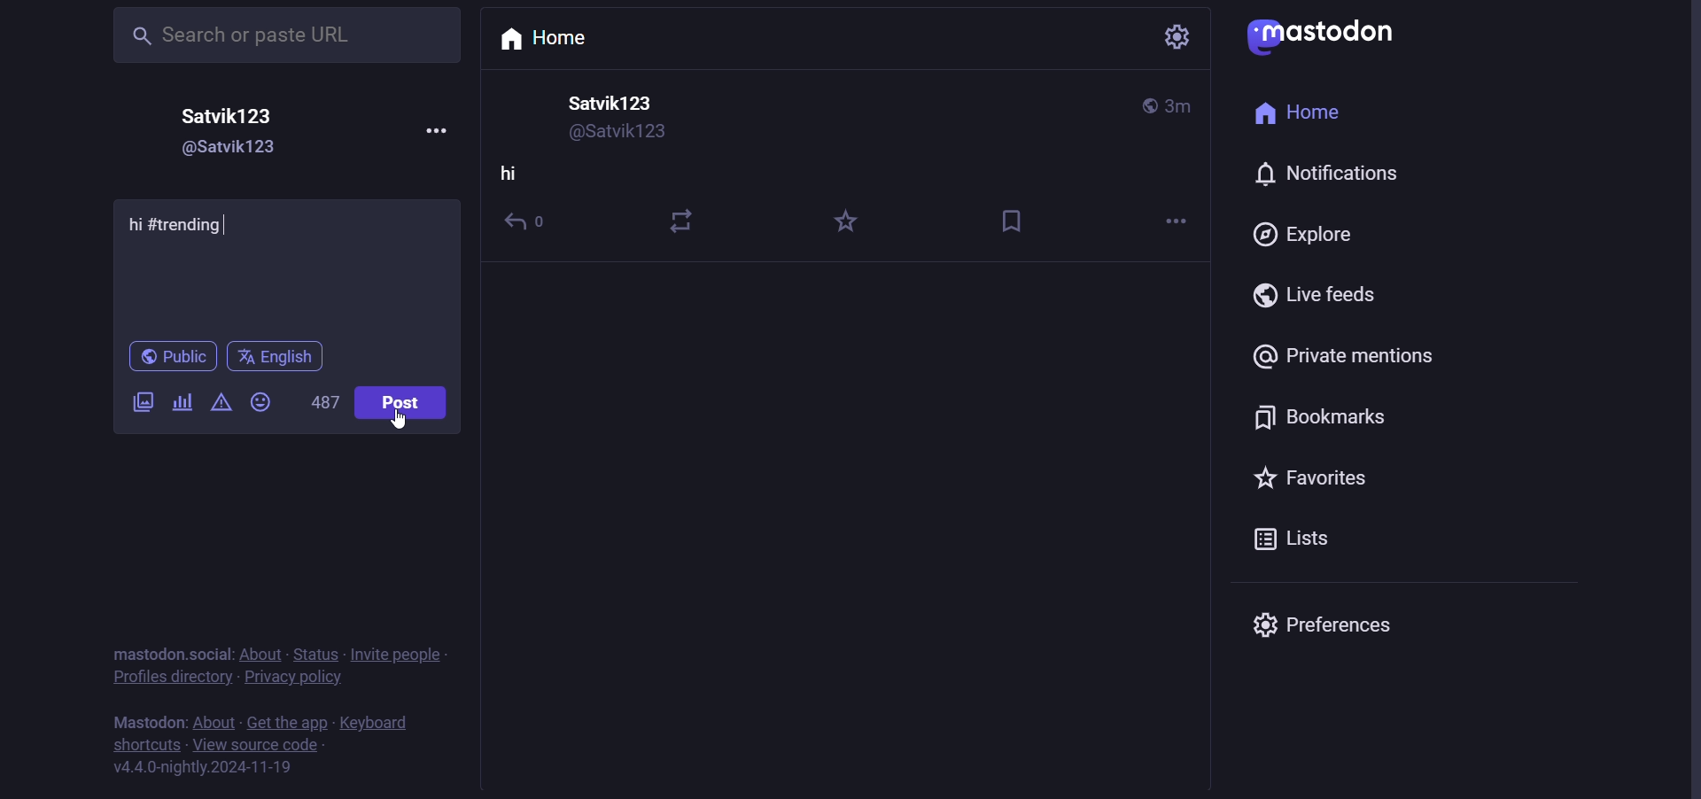 Image resolution: width=1701 pixels, height=799 pixels. What do you see at coordinates (1322, 175) in the screenshot?
I see `notification` at bounding box center [1322, 175].